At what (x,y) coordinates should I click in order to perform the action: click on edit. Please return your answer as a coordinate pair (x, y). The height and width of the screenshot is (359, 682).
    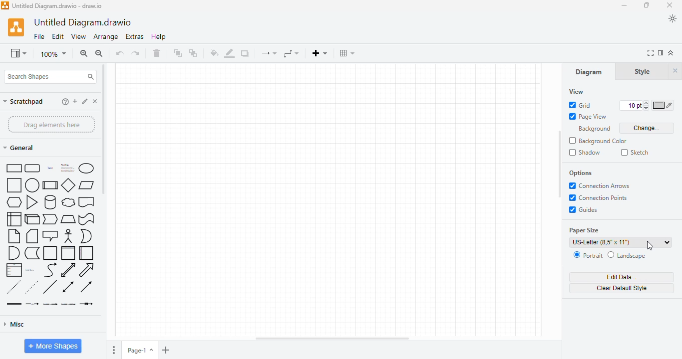
    Looking at the image, I should click on (85, 101).